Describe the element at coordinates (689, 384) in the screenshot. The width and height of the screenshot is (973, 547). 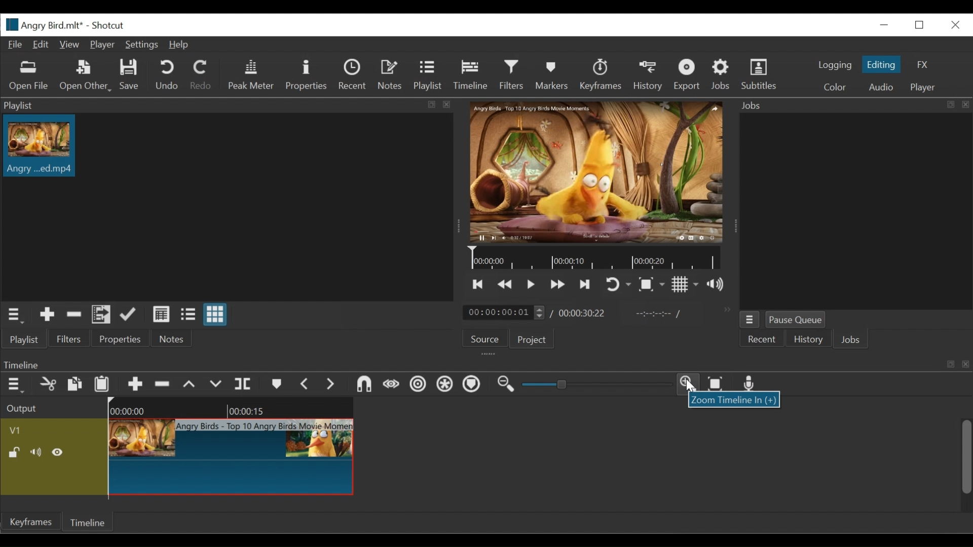
I see `Zoom timeline in` at that location.